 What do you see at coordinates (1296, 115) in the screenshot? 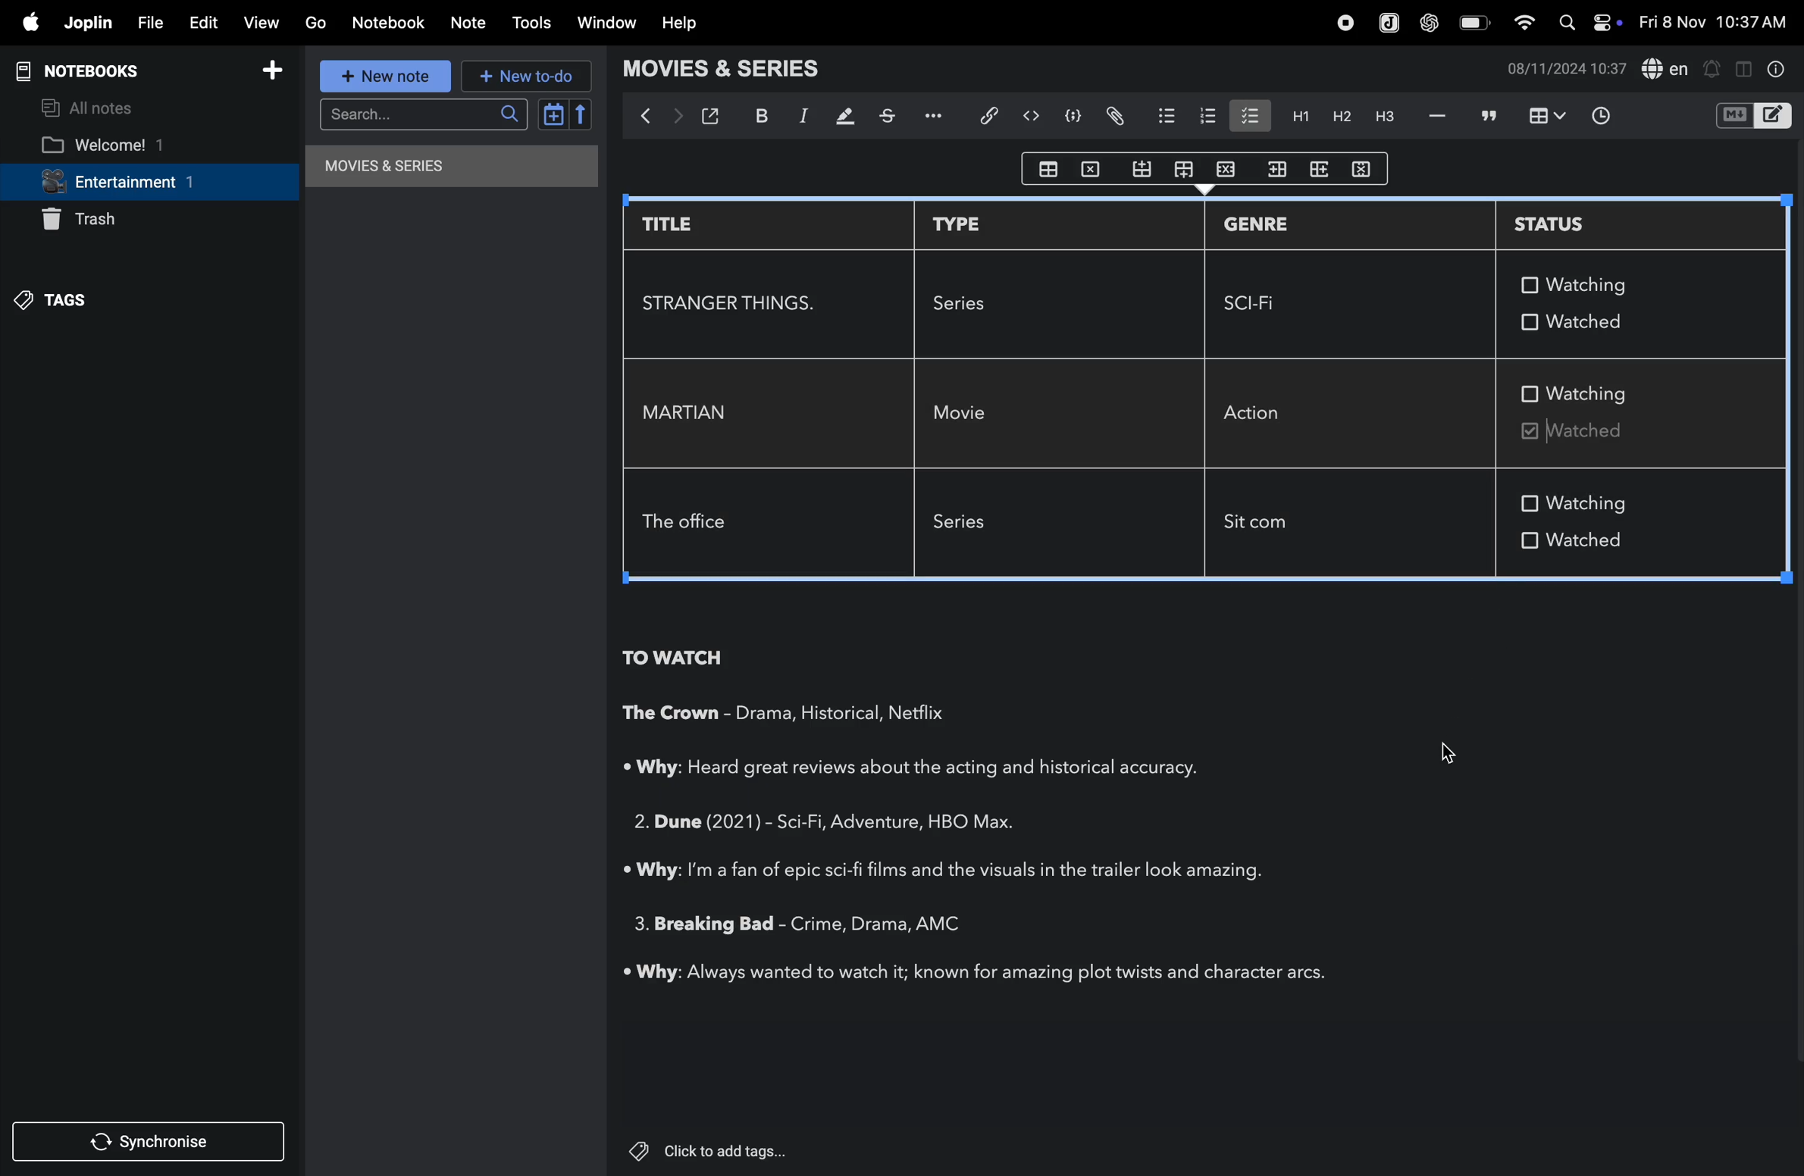
I see `heading 1` at bounding box center [1296, 115].